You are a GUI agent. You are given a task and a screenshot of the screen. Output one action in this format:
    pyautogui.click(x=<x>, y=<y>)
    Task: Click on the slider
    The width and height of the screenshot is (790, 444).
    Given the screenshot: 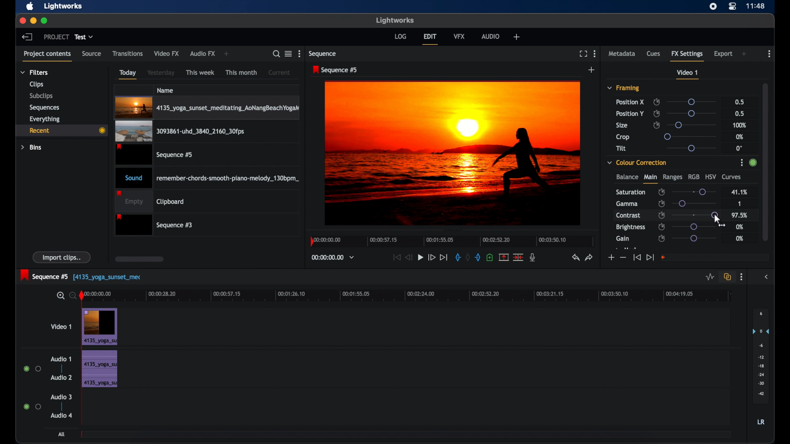 What is the action you would take?
    pyautogui.click(x=691, y=125)
    